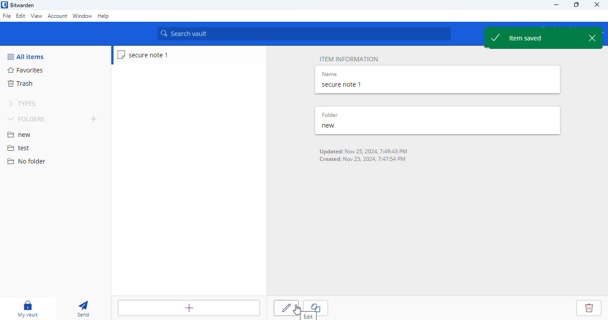 This screenshot has height=320, width=608. I want to click on view, so click(36, 16).